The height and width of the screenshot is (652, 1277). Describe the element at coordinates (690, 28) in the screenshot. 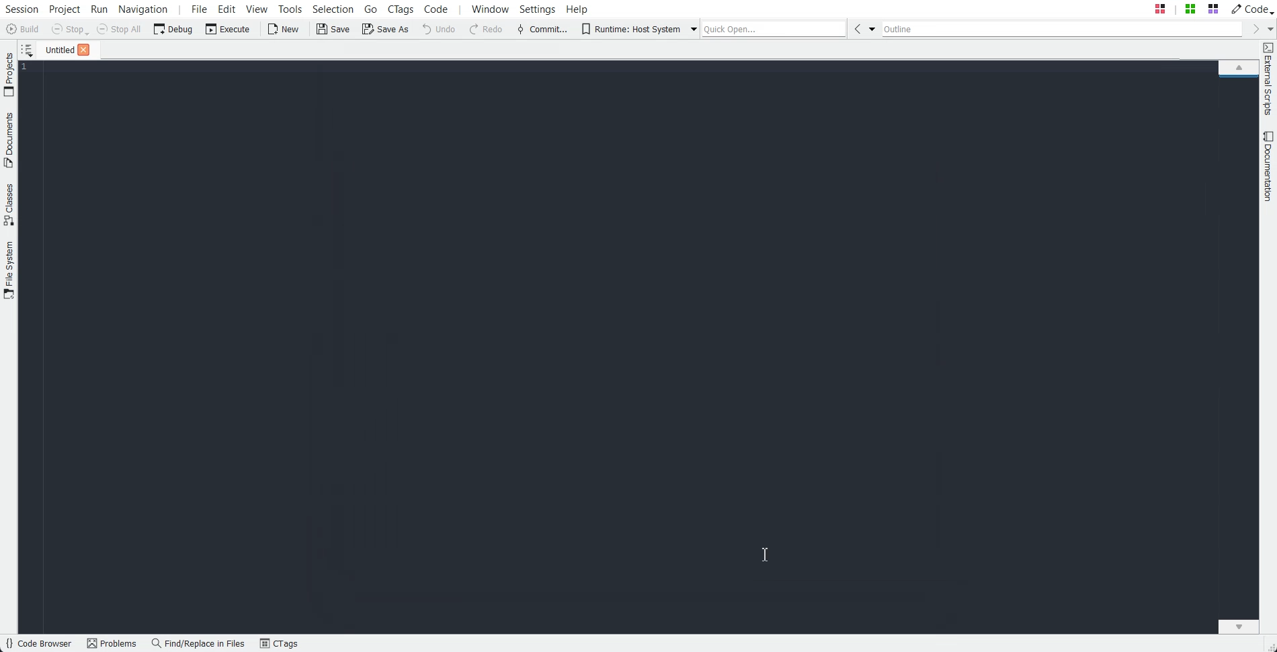

I see `Drop down box` at that location.